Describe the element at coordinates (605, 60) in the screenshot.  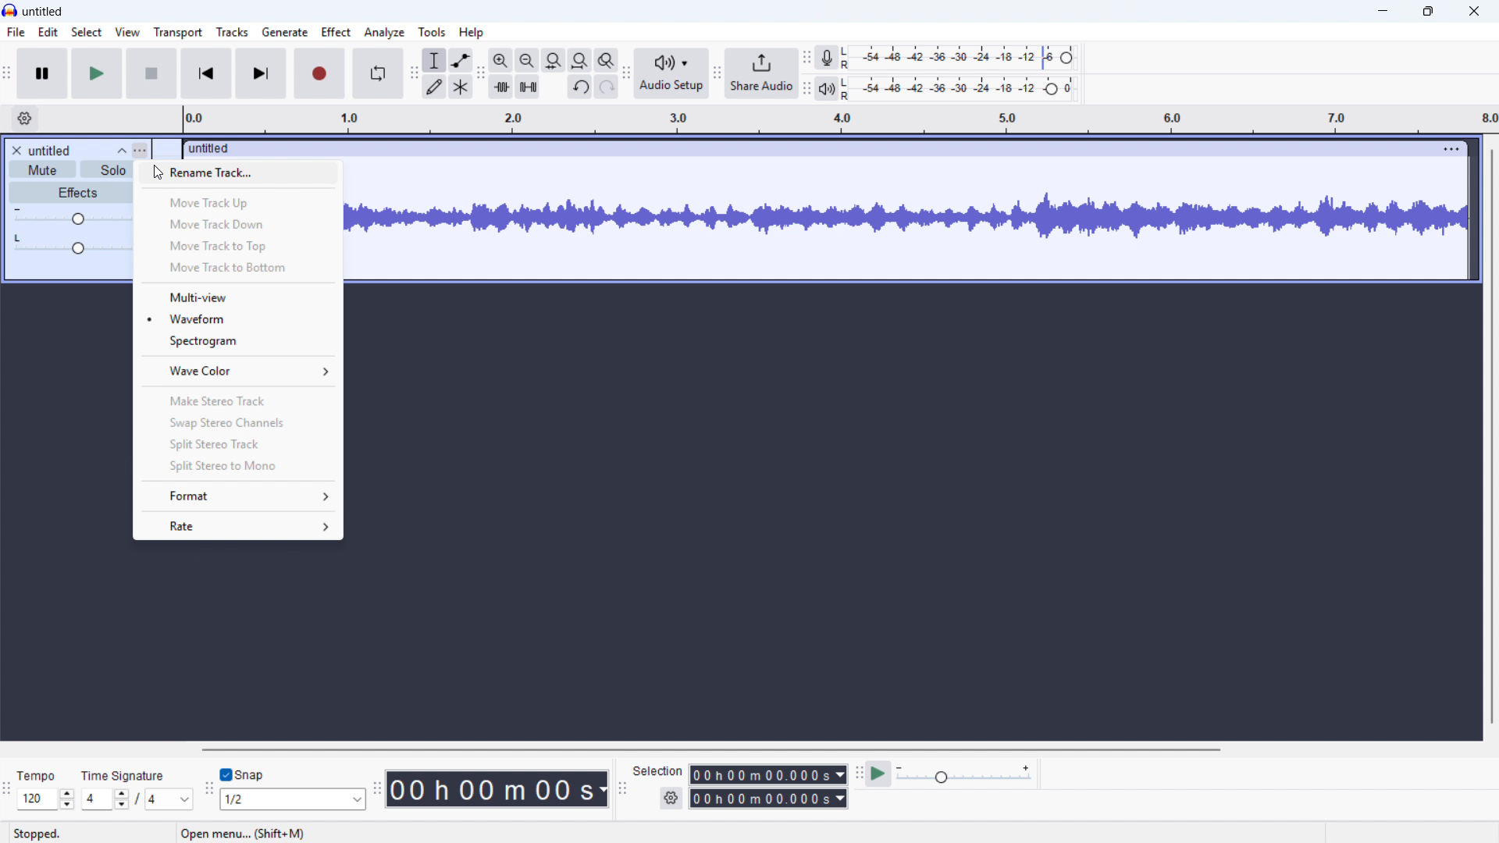
I see `Toggle zoom ` at that location.